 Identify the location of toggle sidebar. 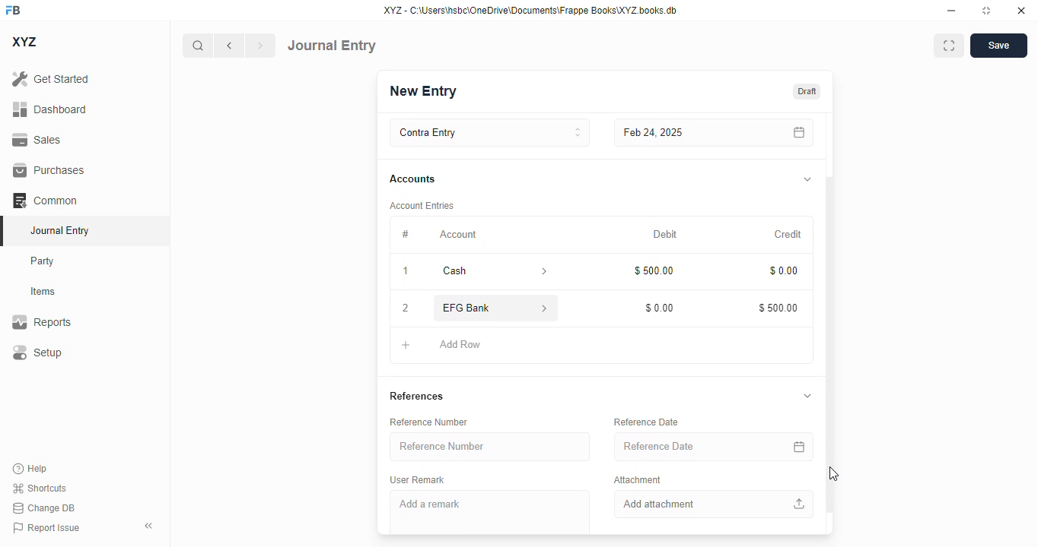
(150, 526).